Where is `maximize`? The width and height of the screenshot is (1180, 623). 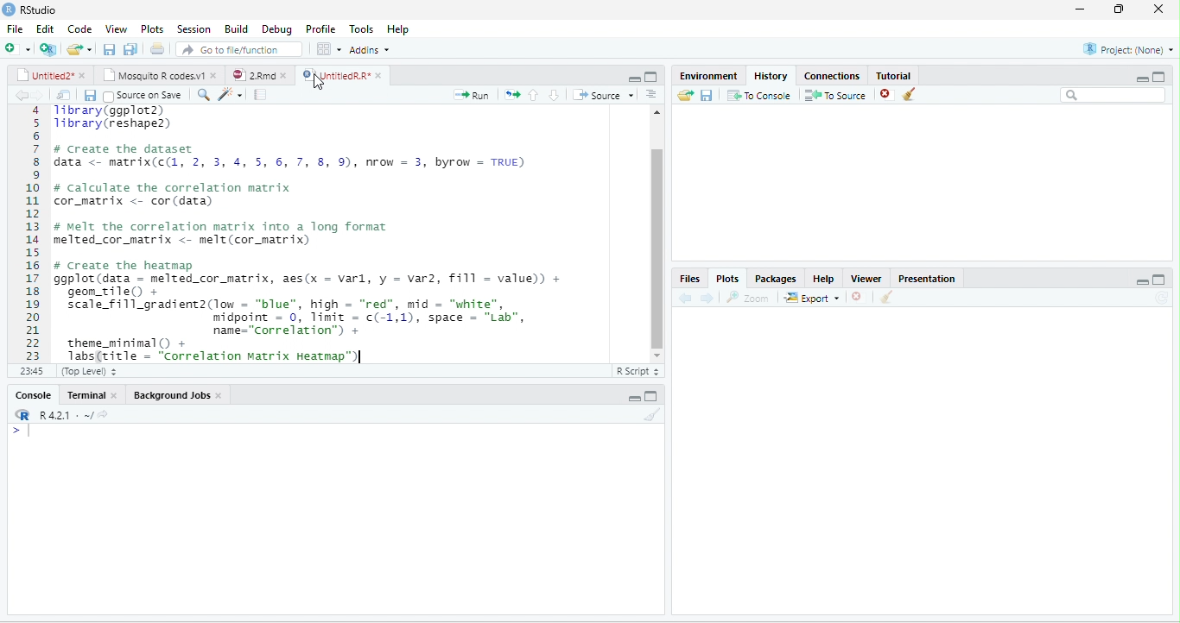
maximize is located at coordinates (650, 77).